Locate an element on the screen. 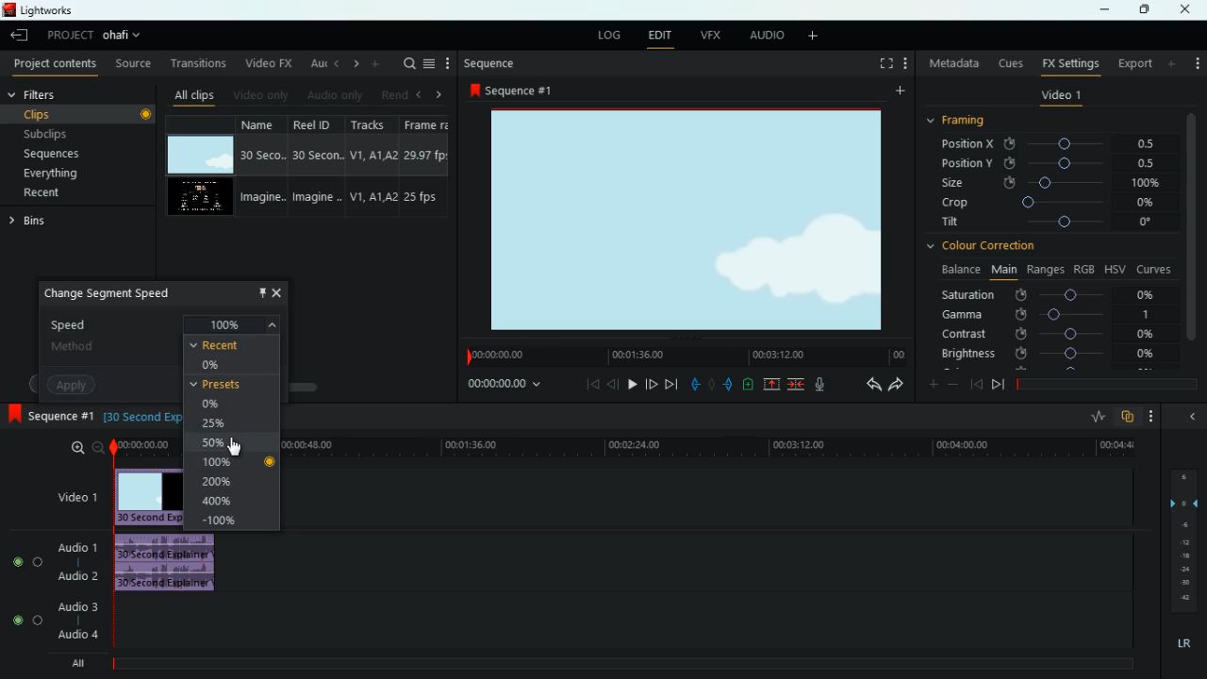 This screenshot has width=1207, height=679. 50 is located at coordinates (223, 445).